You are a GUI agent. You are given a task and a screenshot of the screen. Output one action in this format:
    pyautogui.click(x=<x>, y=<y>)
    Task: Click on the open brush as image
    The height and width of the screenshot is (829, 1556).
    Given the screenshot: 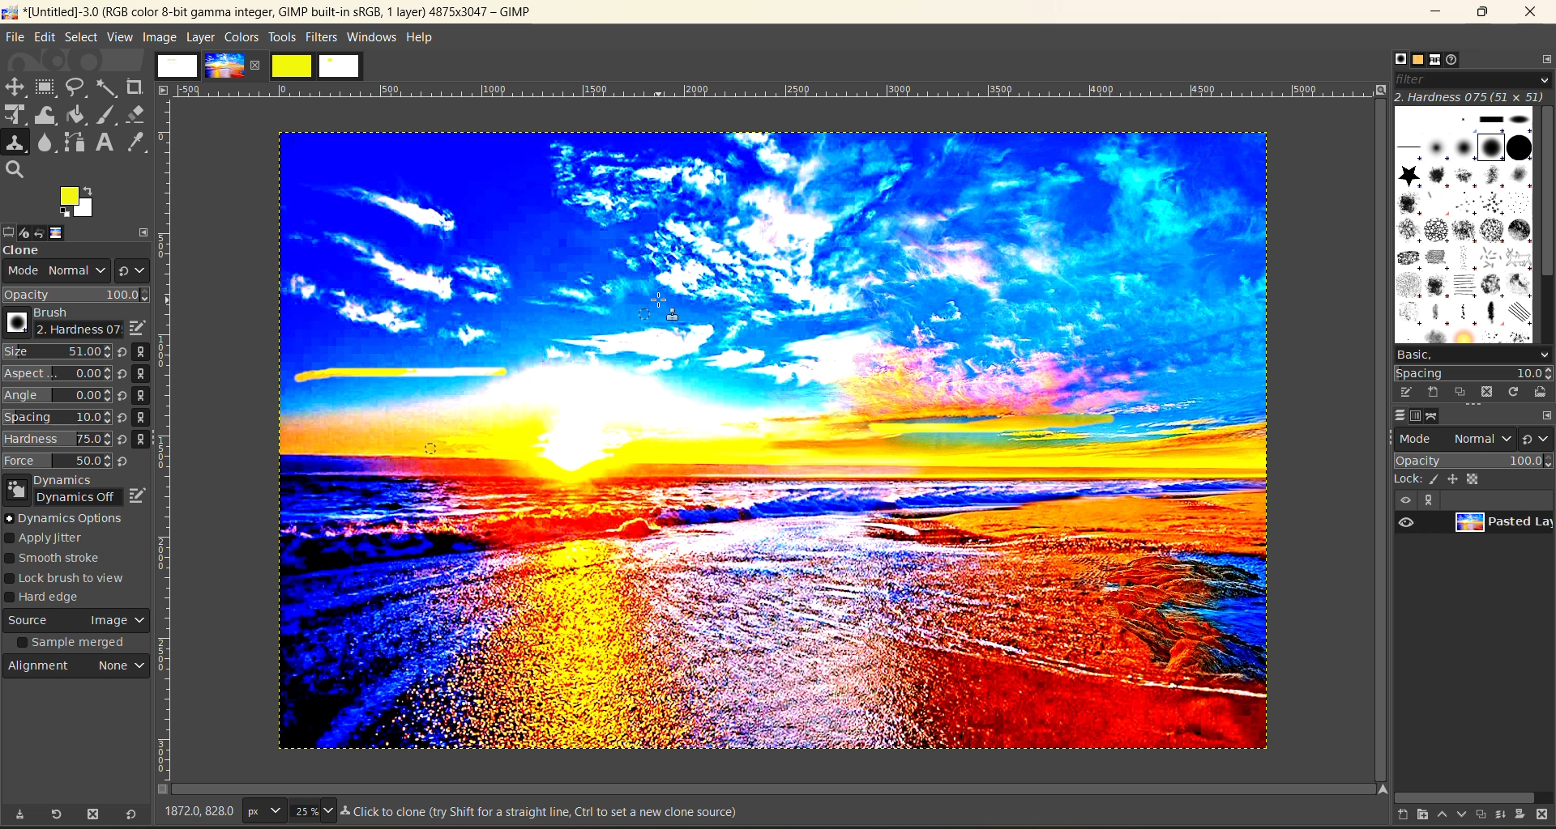 What is the action you would take?
    pyautogui.click(x=1538, y=393)
    